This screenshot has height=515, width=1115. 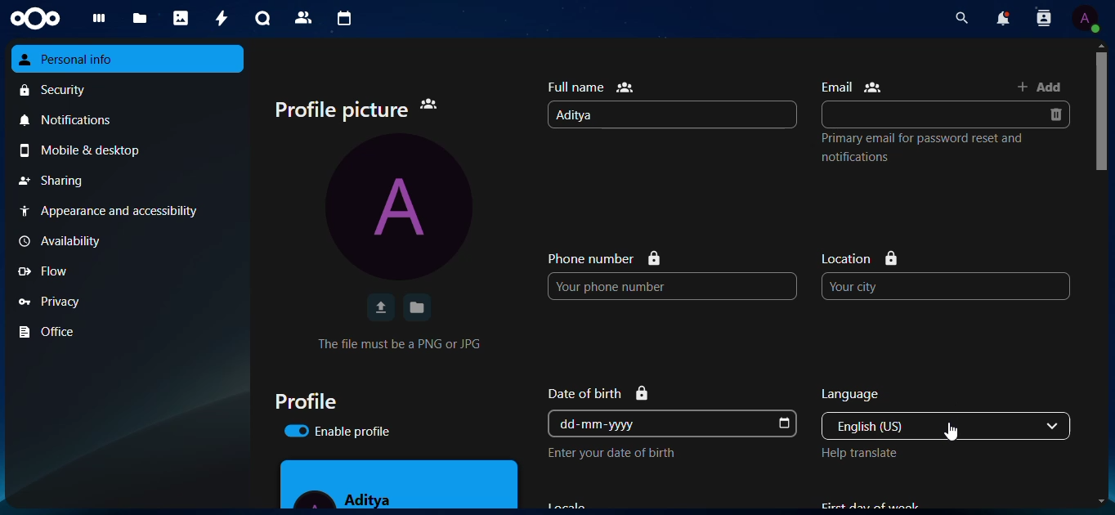 I want to click on talk, so click(x=261, y=18).